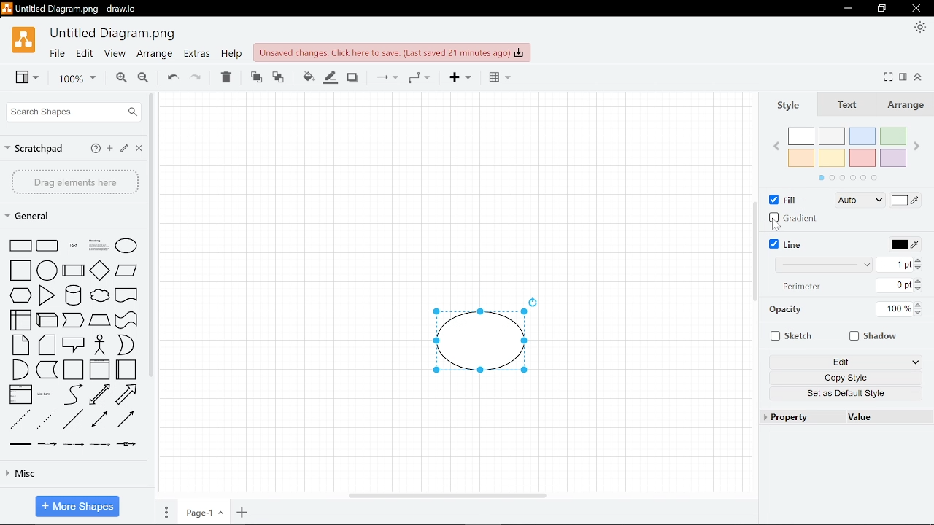  I want to click on Current opacity, so click(895, 308).